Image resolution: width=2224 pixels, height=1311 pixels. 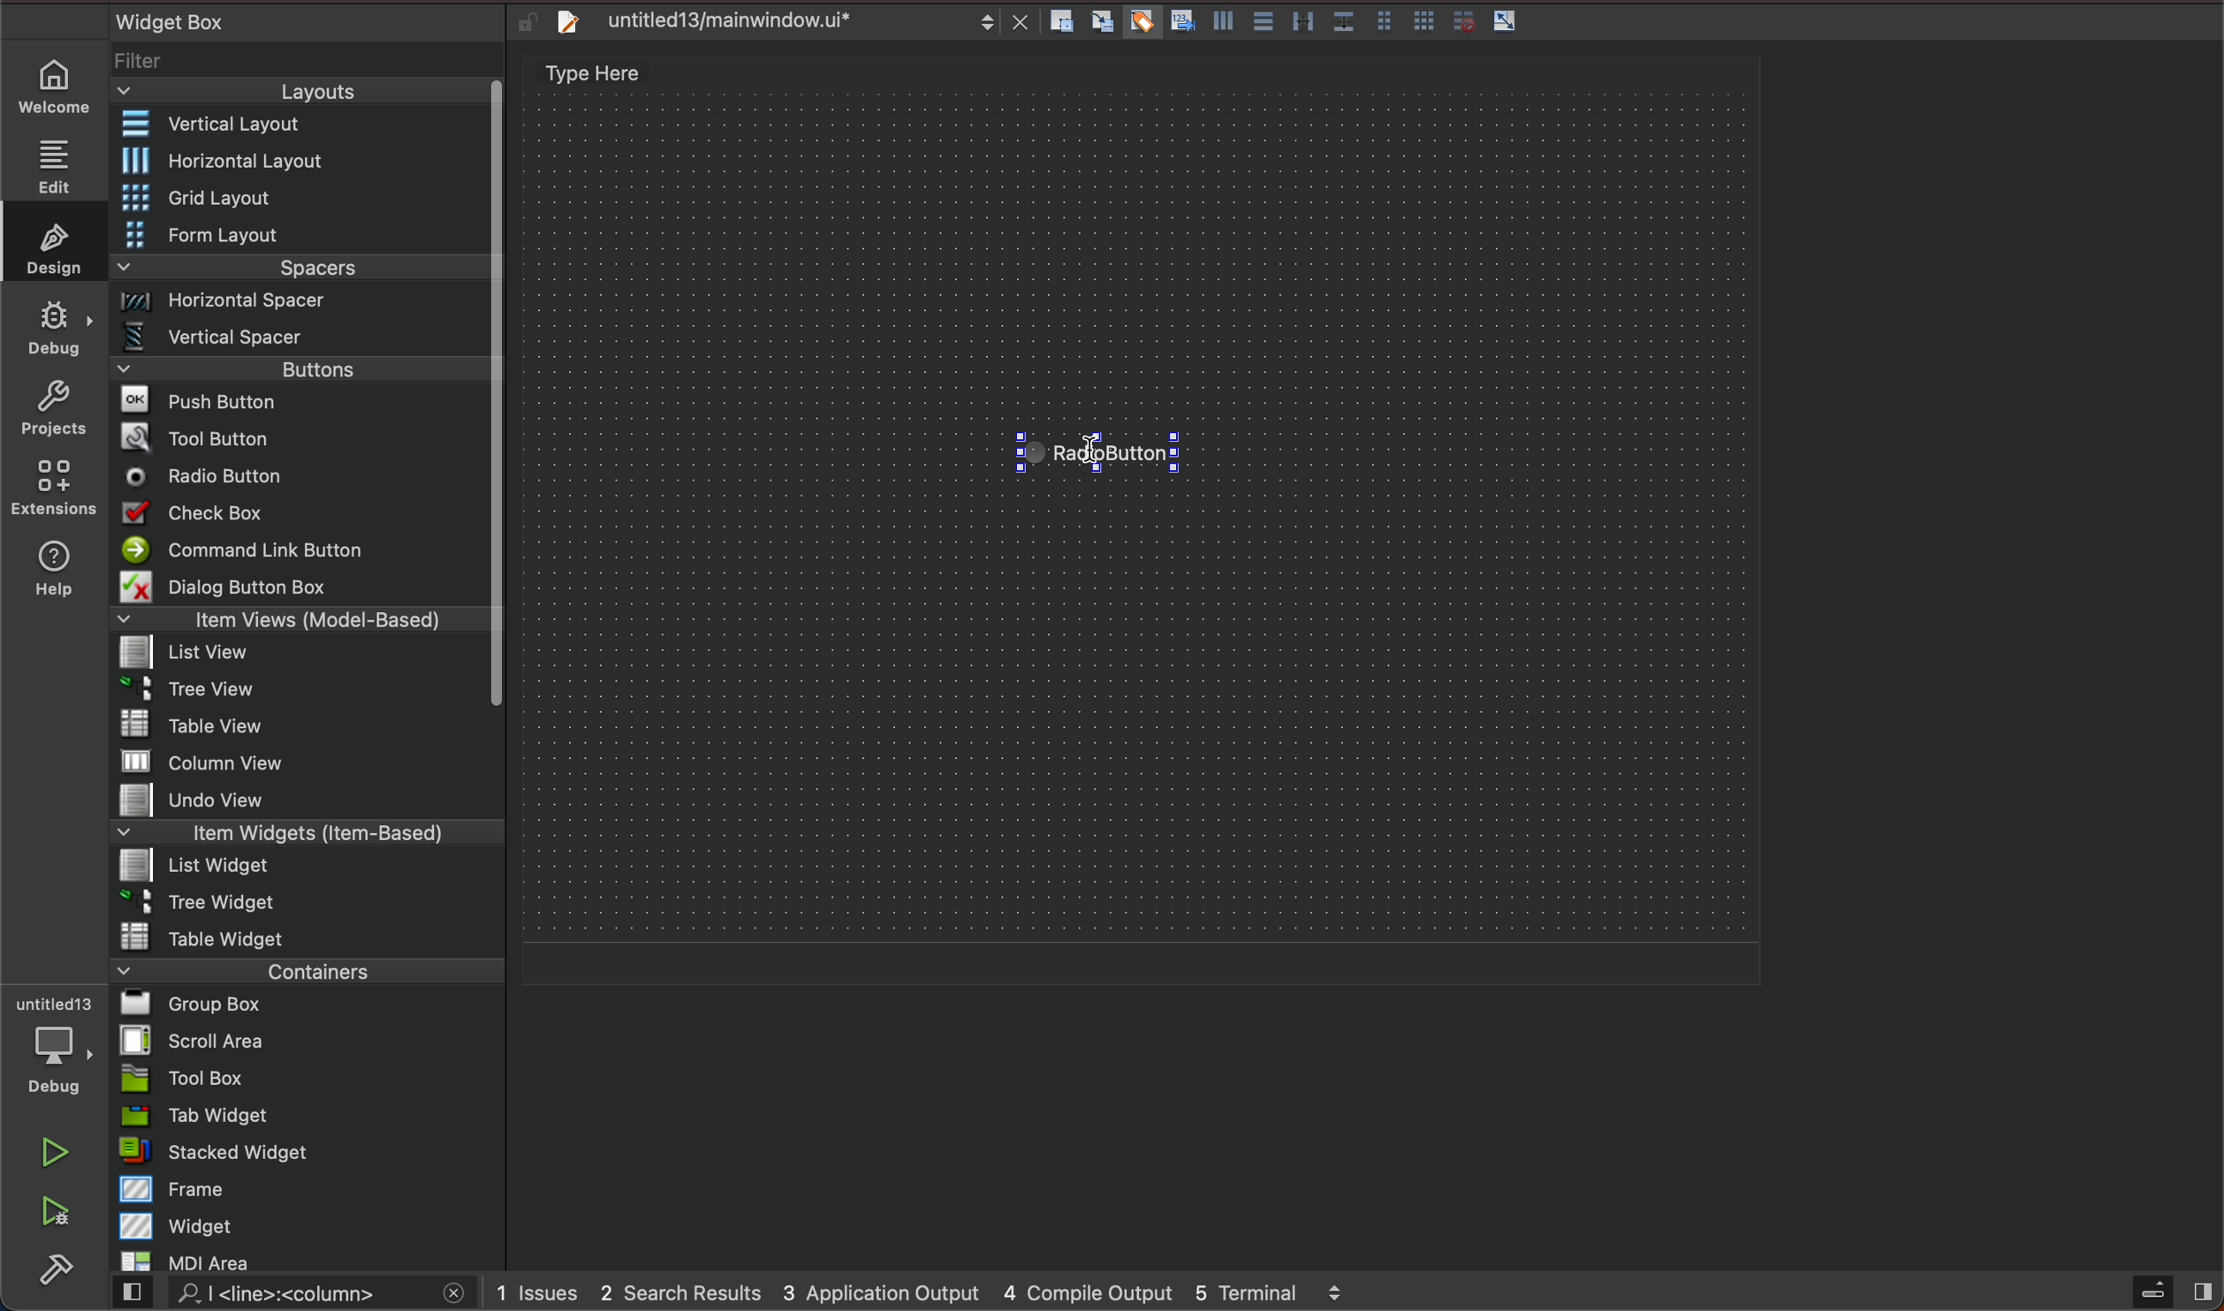 What do you see at coordinates (948, 1292) in the screenshot?
I see `logs` at bounding box center [948, 1292].